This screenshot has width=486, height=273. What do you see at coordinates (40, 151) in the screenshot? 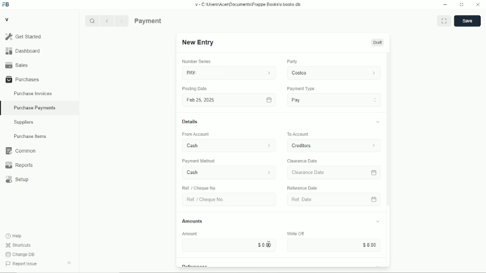
I see `Common` at bounding box center [40, 151].